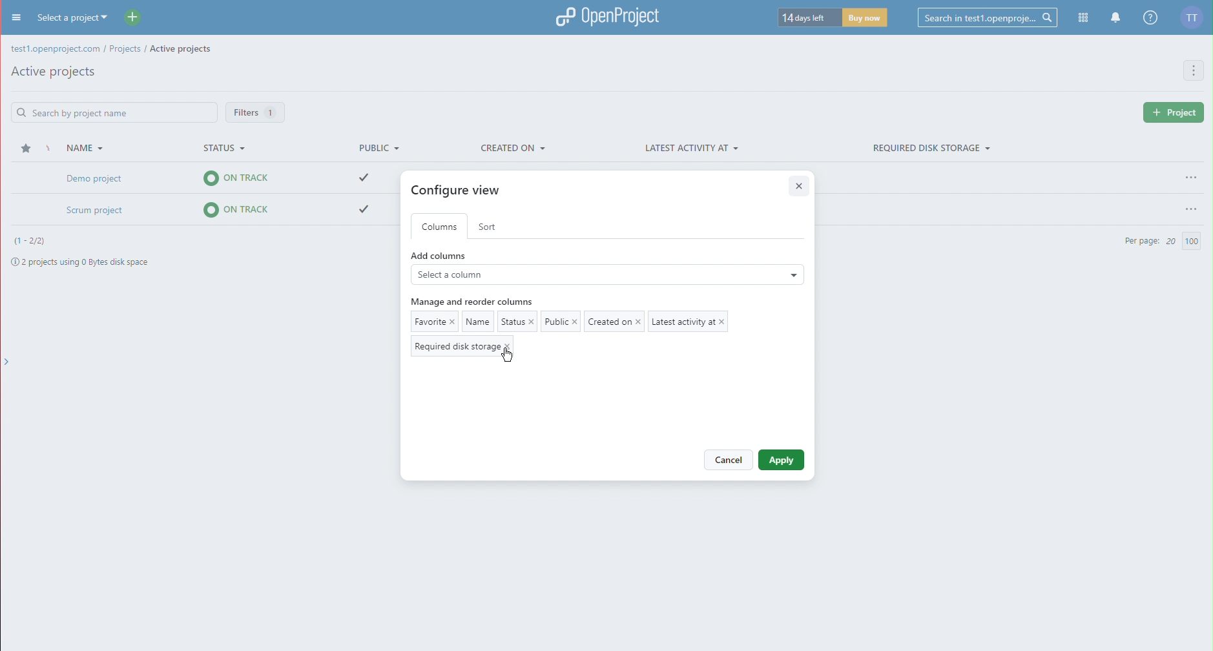  I want to click on Demo project, so click(221, 179).